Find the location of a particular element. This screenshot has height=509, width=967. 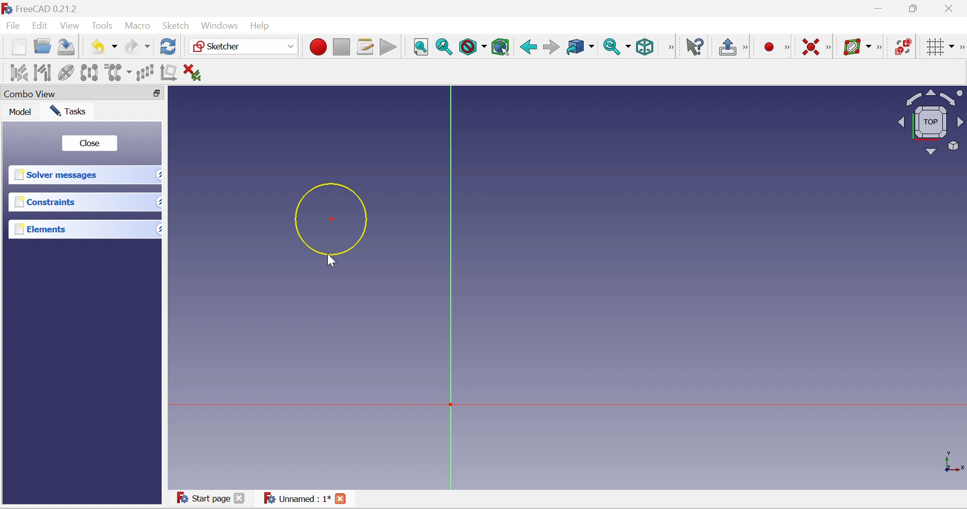

Go to linked object is located at coordinates (579, 48).